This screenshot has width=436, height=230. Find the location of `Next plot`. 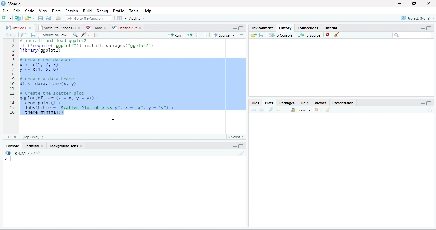

Next plot is located at coordinates (261, 110).